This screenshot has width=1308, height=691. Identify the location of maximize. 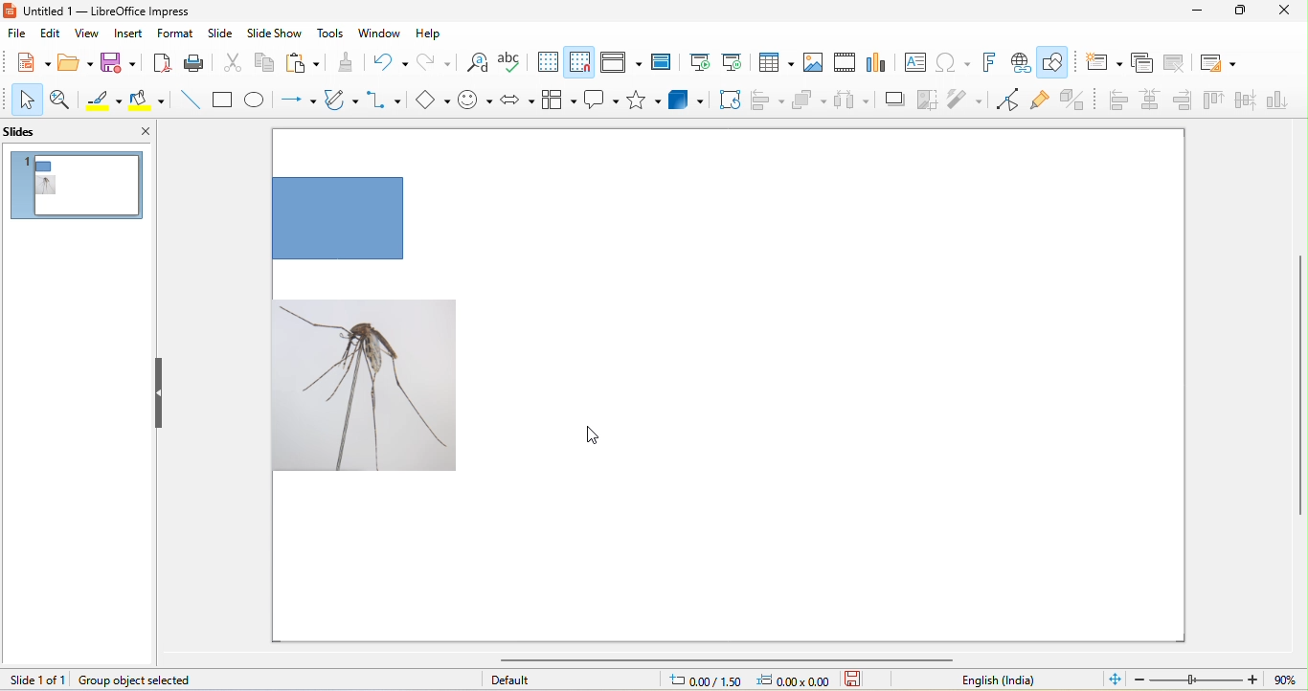
(1239, 11).